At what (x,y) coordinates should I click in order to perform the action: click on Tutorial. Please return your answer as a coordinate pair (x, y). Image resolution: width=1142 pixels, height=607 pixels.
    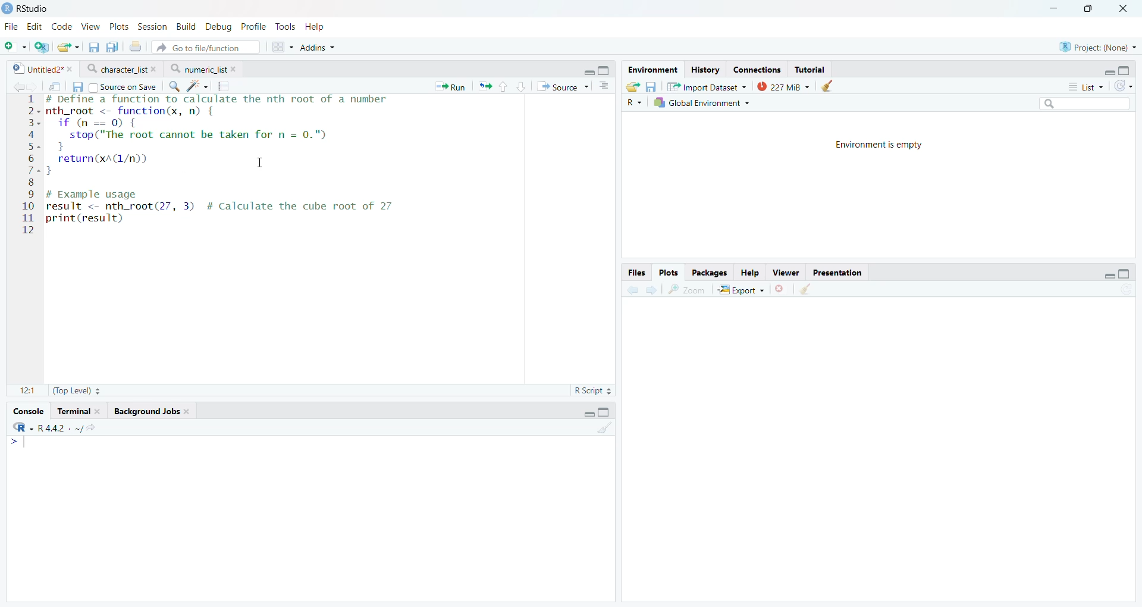
    Looking at the image, I should click on (810, 69).